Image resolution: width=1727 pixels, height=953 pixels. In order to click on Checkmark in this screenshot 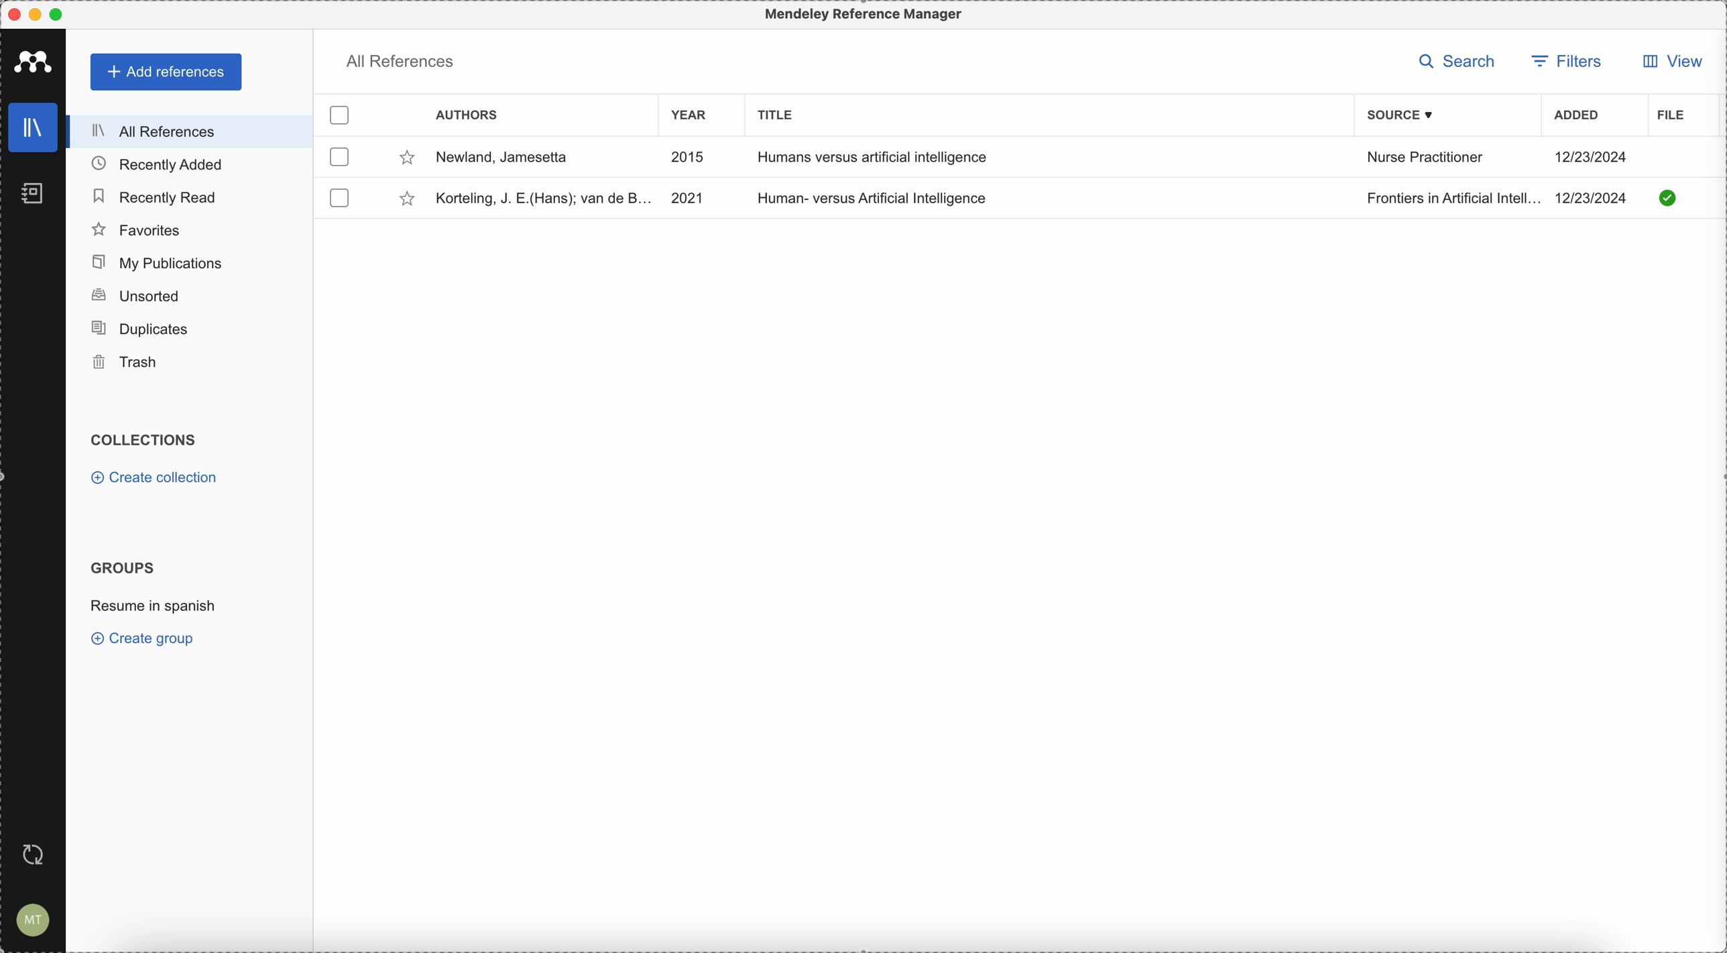, I will do `click(1668, 197)`.